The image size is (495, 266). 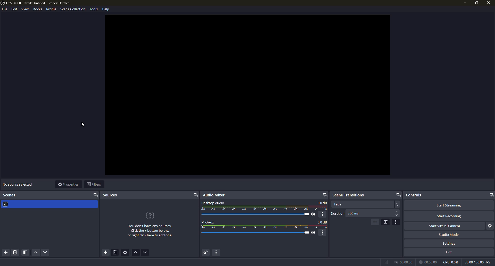 I want to click on transition properties, so click(x=396, y=222).